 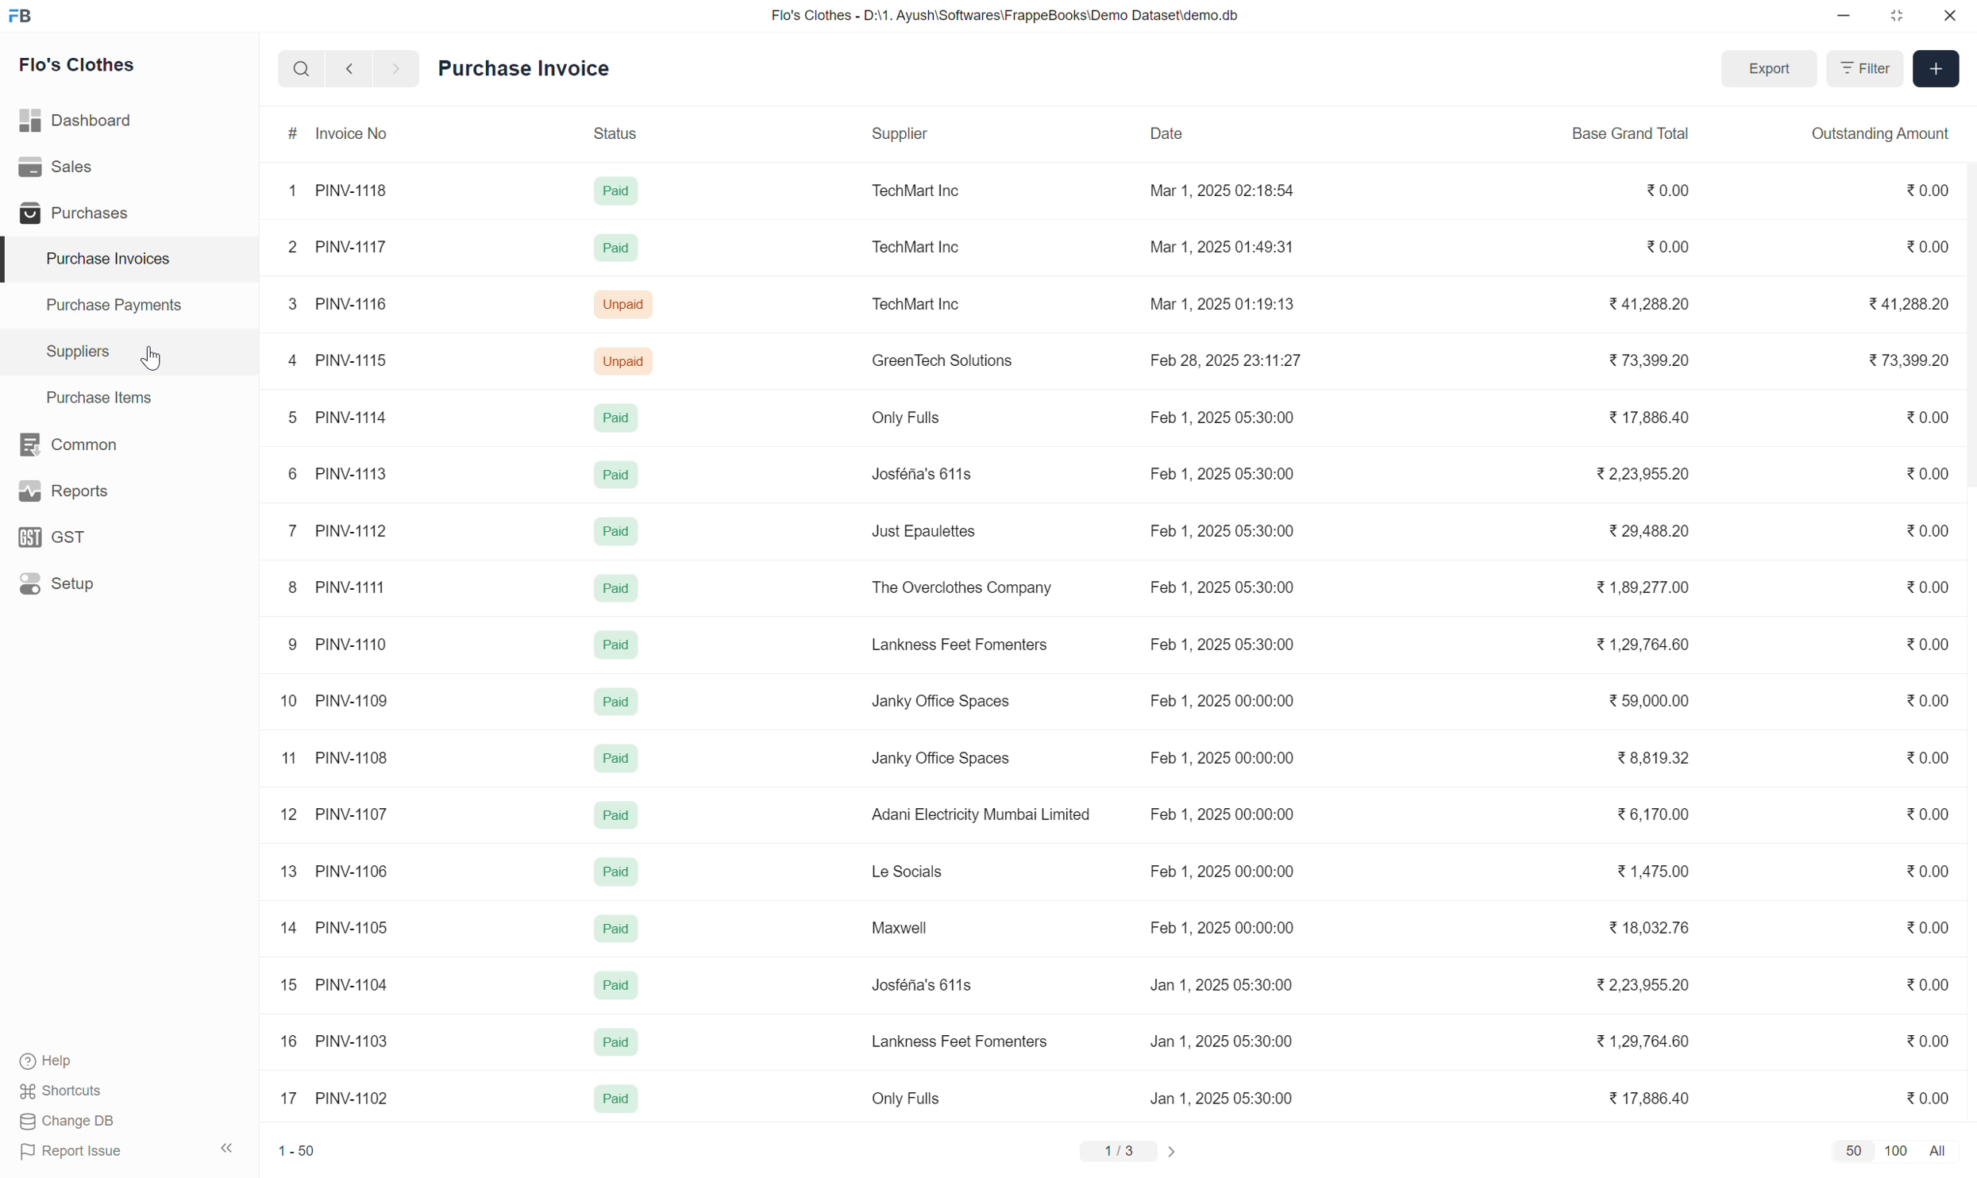 I want to click on Josféna's 611s, so click(x=923, y=472).